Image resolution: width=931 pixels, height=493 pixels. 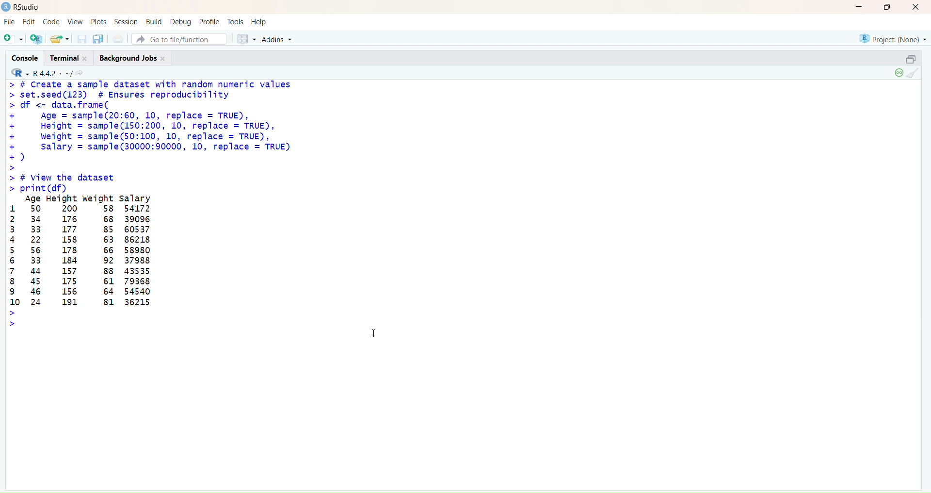 What do you see at coordinates (898, 73) in the screenshot?
I see `Session suspend timeout passed: A child process is running` at bounding box center [898, 73].